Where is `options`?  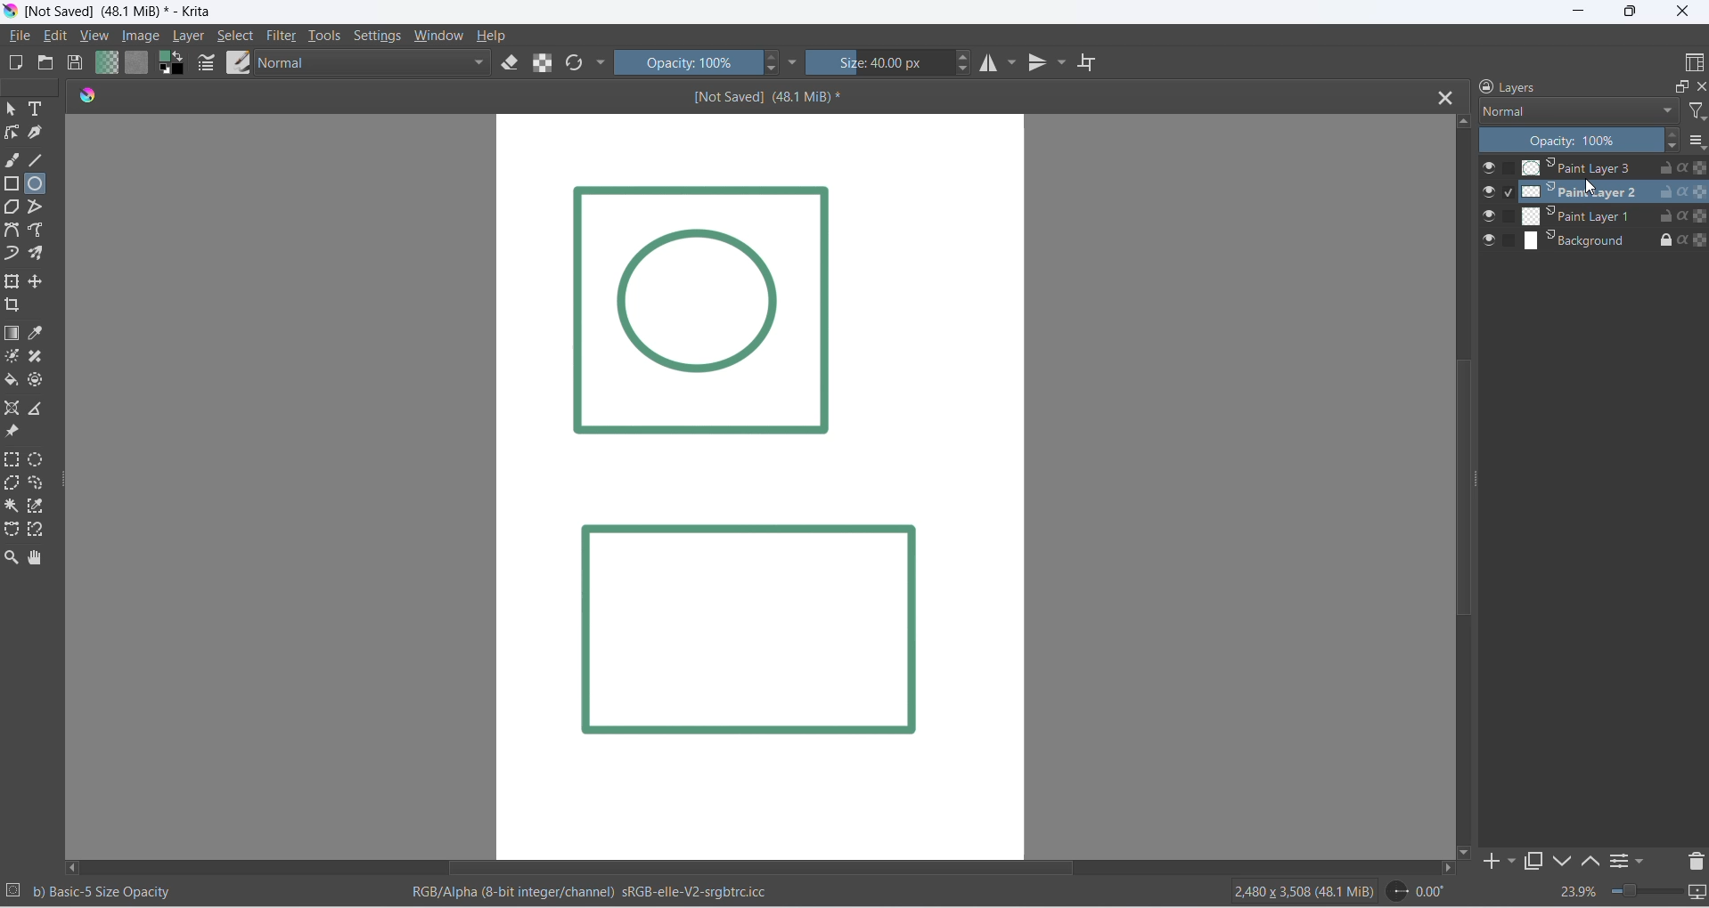
options is located at coordinates (1615, 860).